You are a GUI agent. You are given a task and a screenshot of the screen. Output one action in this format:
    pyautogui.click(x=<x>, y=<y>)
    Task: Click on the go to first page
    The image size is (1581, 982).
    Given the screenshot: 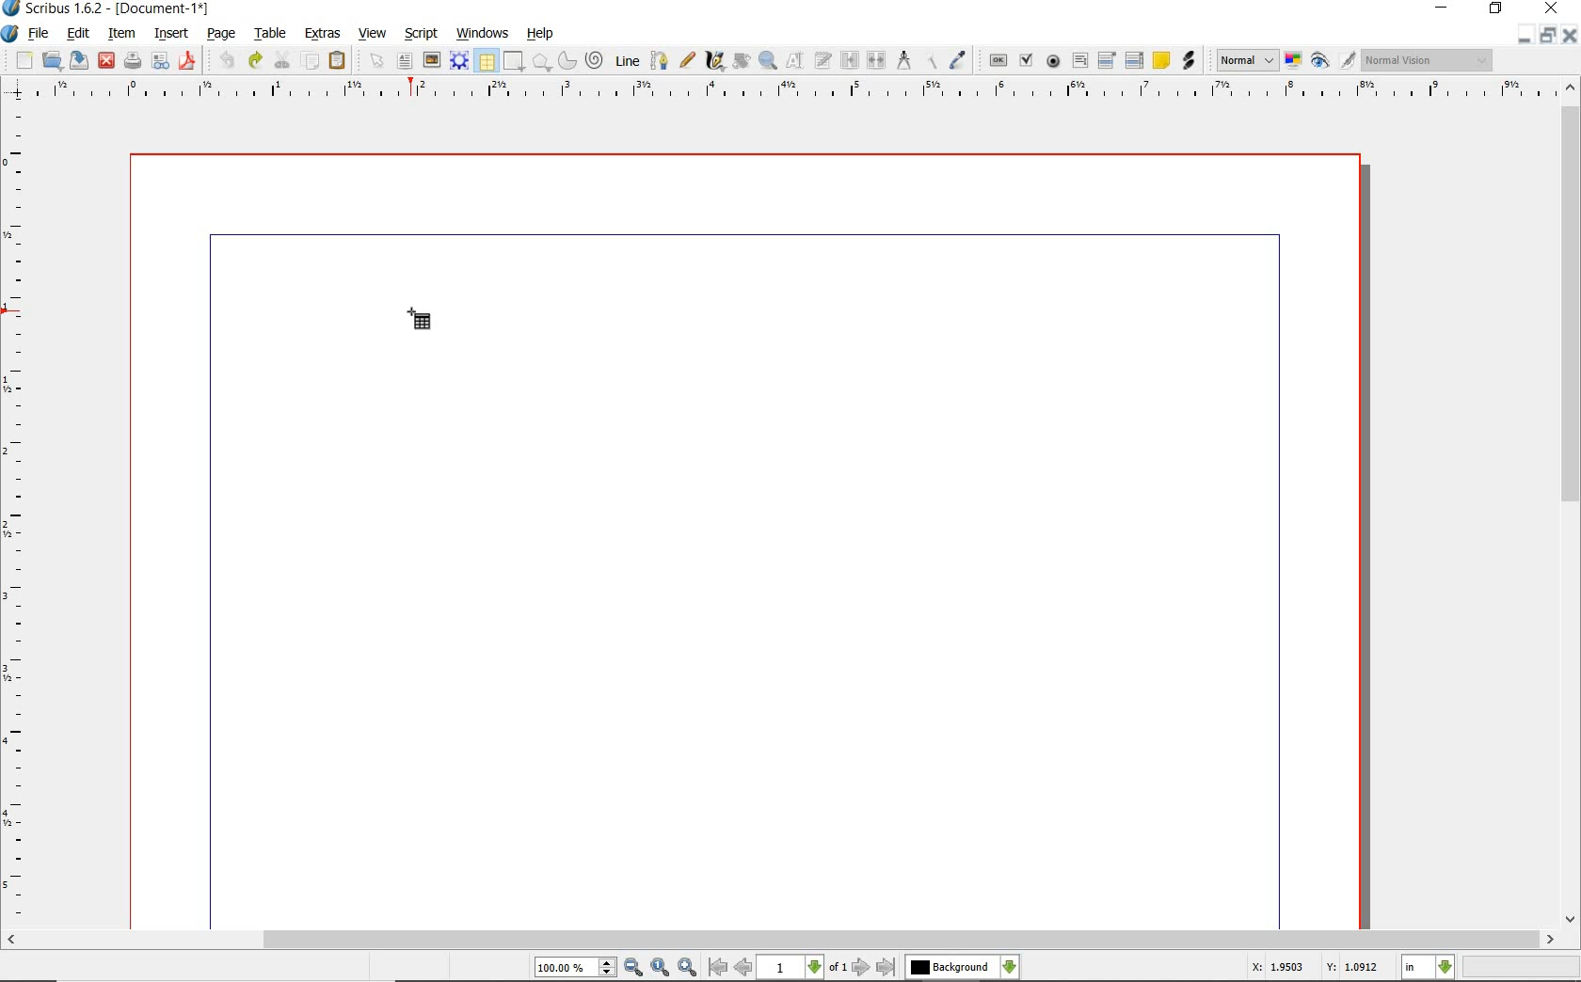 What is the action you would take?
    pyautogui.click(x=717, y=968)
    